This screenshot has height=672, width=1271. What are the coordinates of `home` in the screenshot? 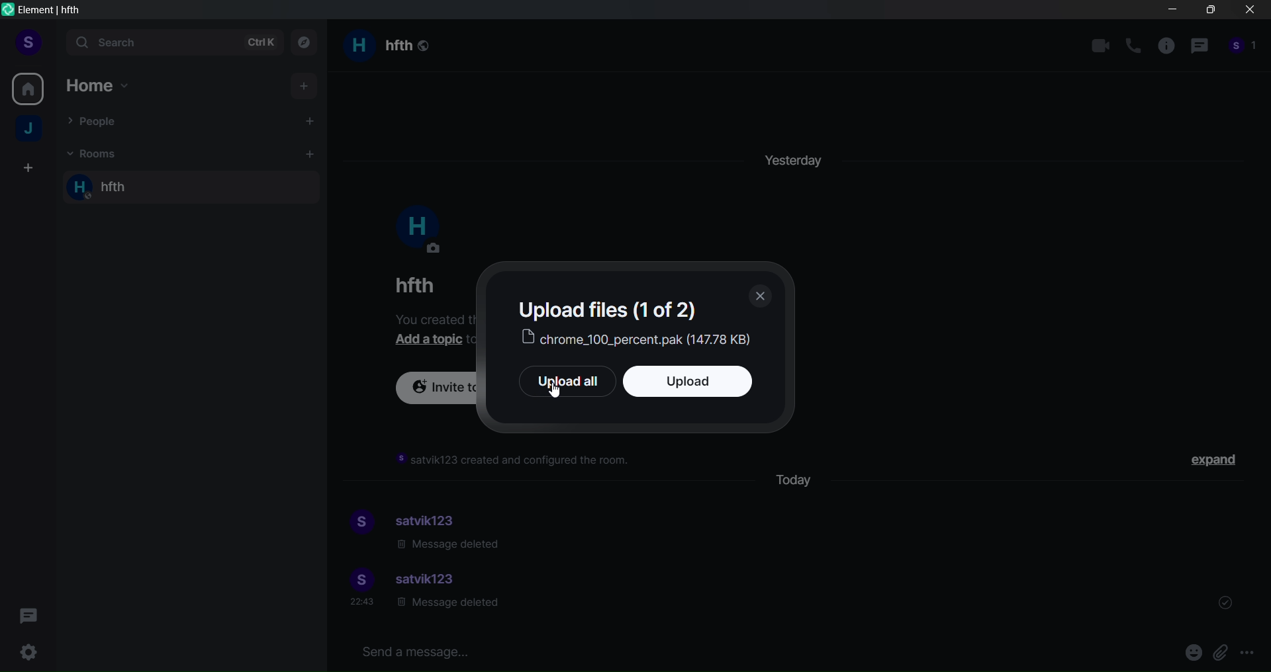 It's located at (28, 87).